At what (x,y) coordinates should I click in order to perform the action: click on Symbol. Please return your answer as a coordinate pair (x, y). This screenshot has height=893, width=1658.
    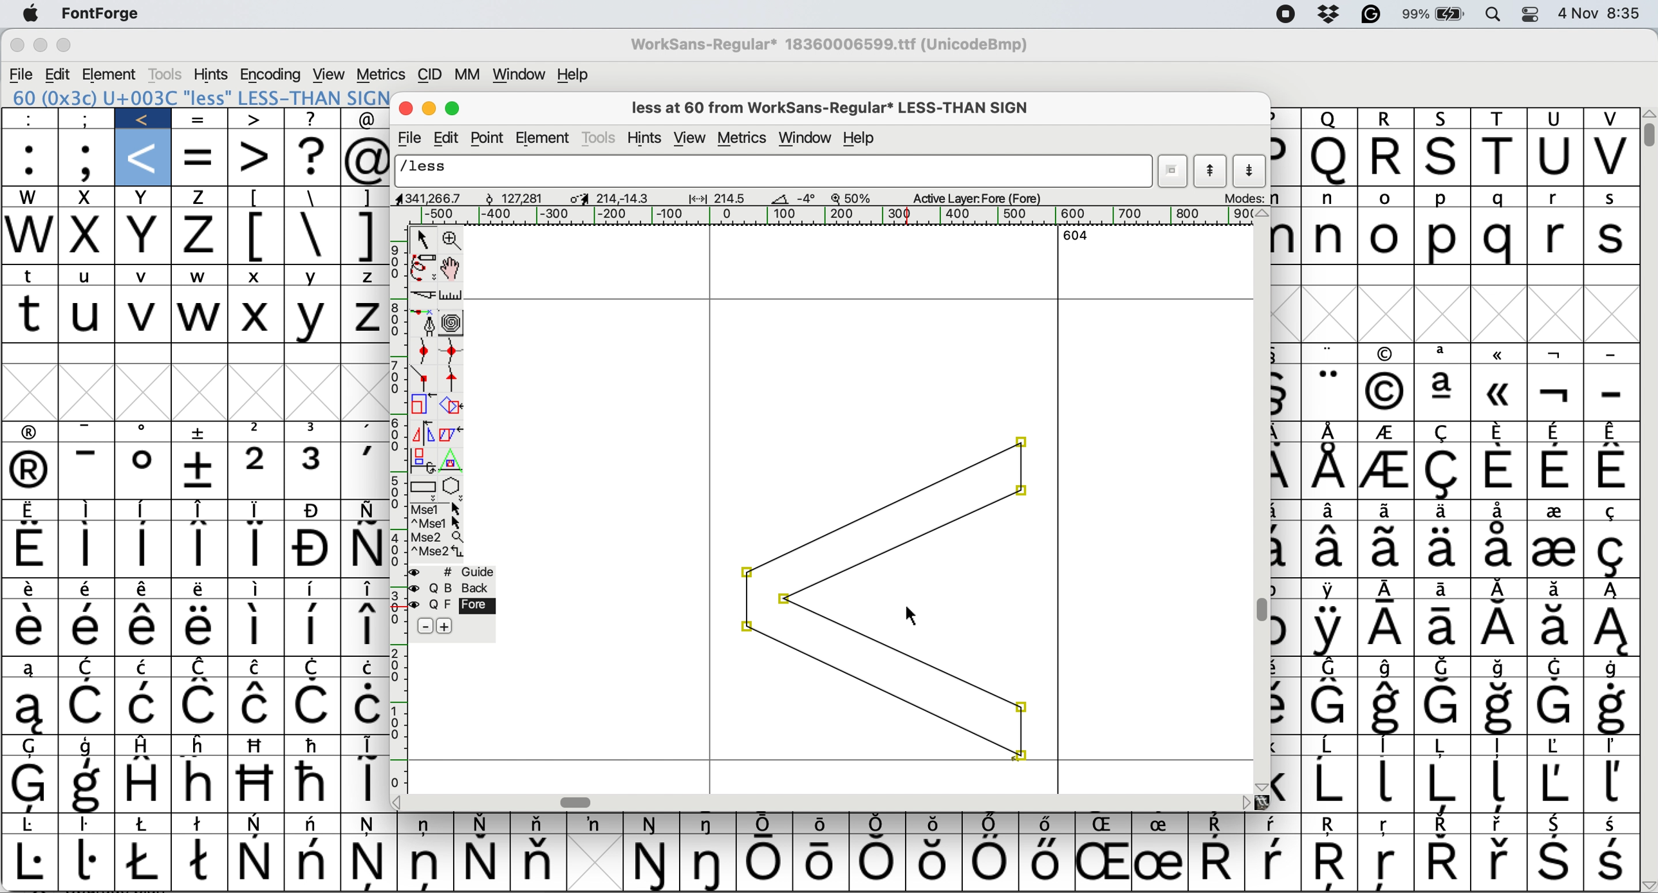
    Looking at the image, I should click on (713, 825).